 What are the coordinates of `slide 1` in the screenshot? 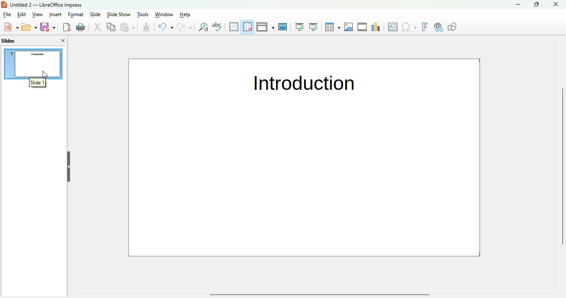 It's located at (38, 82).